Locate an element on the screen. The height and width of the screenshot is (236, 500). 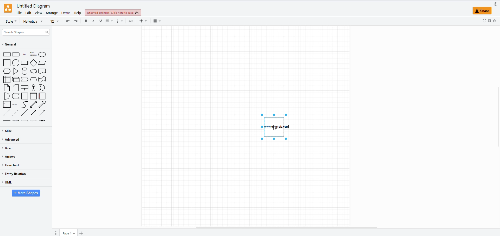
vertical container is located at coordinates (34, 96).